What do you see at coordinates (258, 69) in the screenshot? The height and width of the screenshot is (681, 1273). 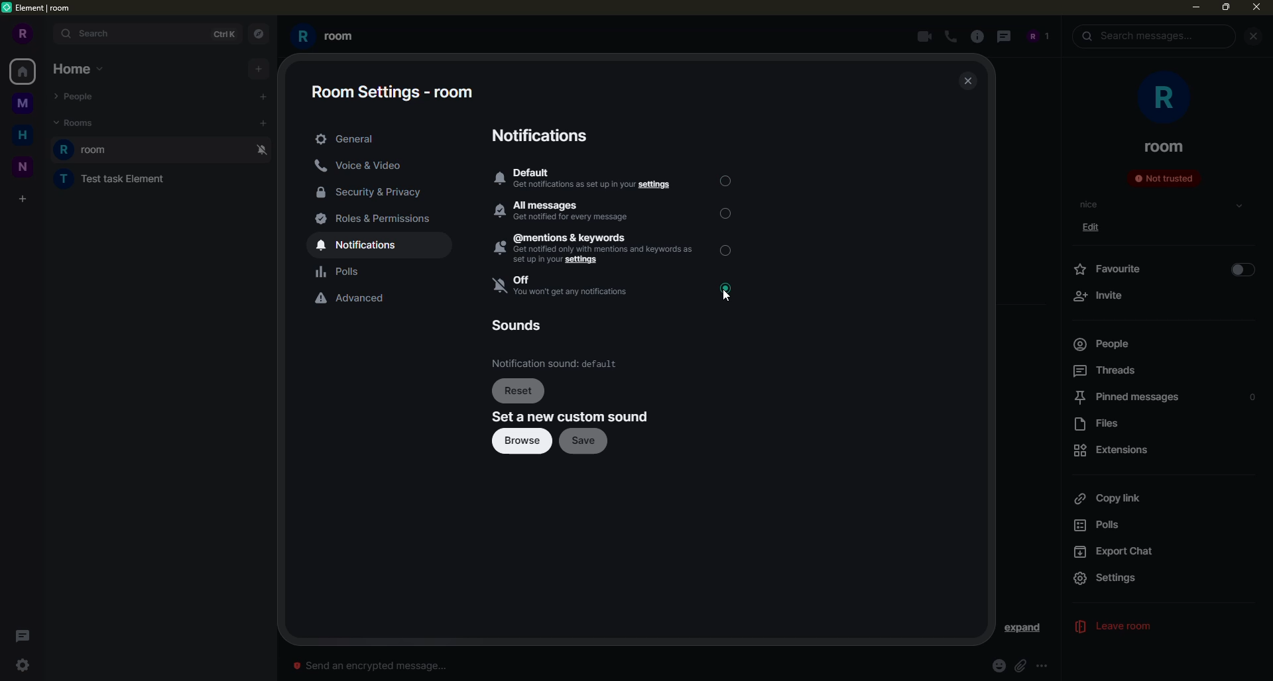 I see `add` at bounding box center [258, 69].